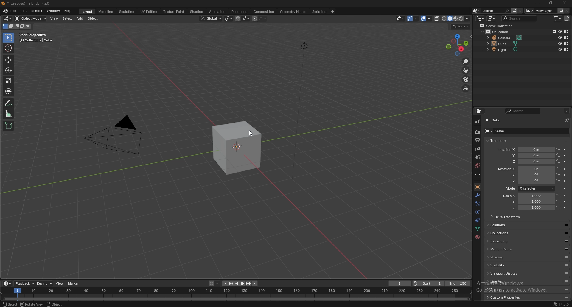  Describe the element at coordinates (566, 37) in the screenshot. I see `disable in render` at that location.